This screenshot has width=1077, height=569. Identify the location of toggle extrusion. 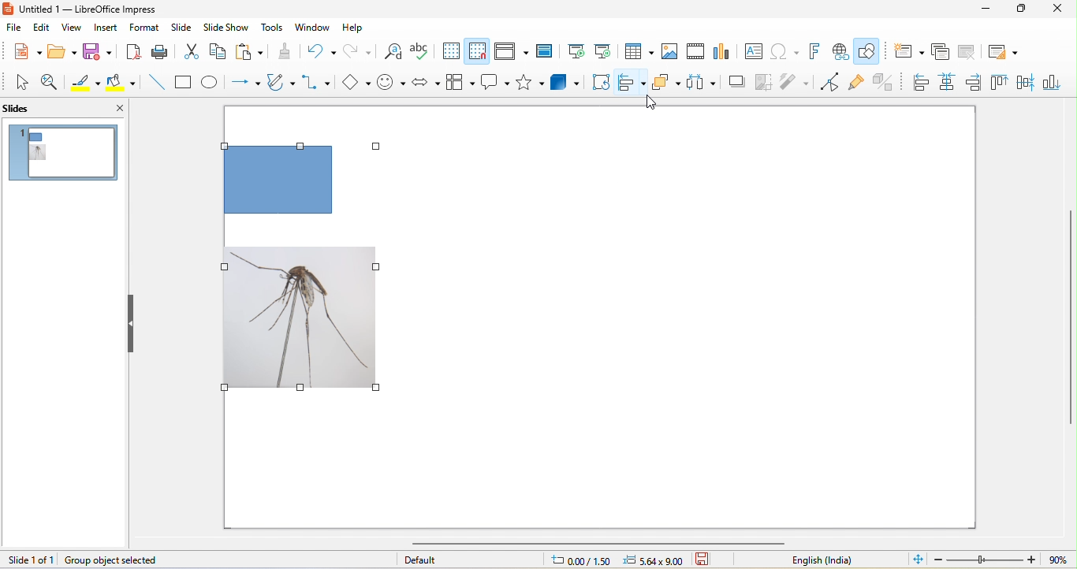
(889, 82).